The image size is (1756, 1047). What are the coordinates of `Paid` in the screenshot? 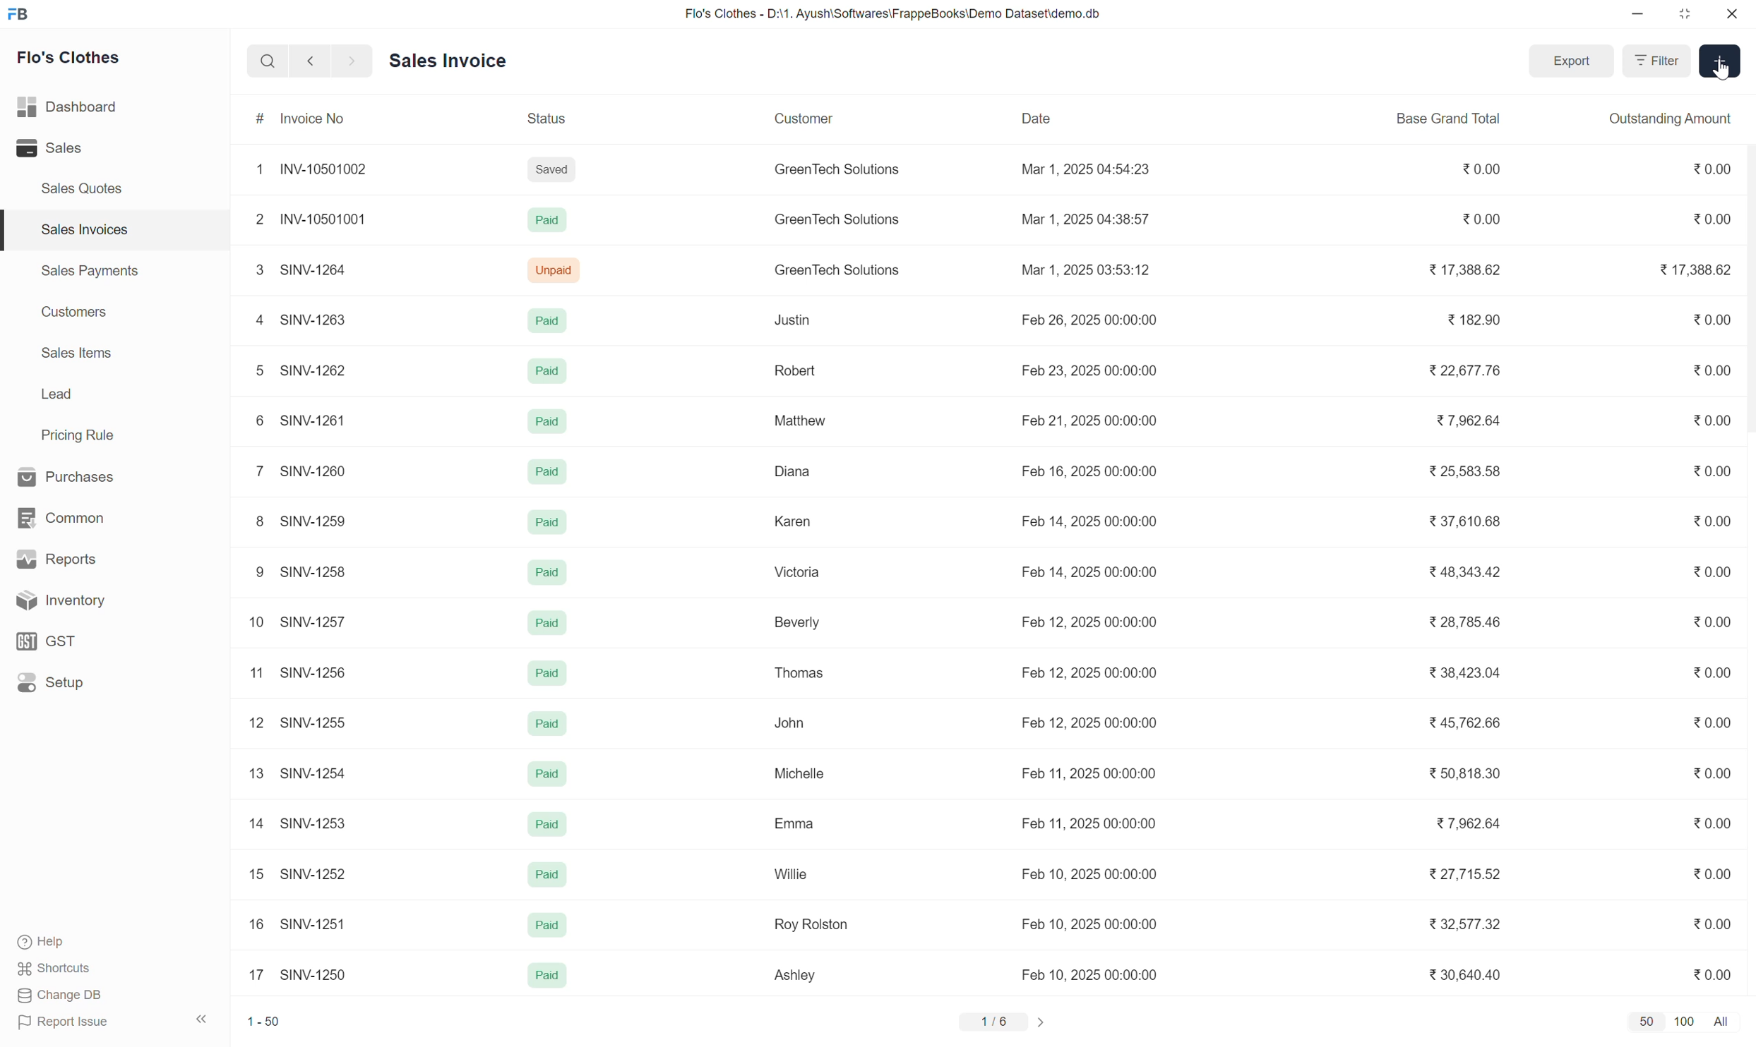 It's located at (543, 321).